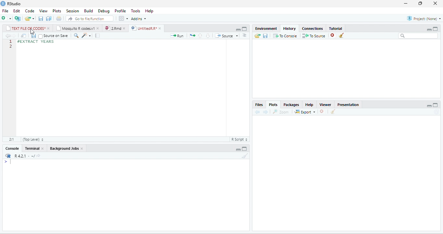 The width and height of the screenshot is (443, 234). Describe the element at coordinates (48, 18) in the screenshot. I see `save all` at that location.